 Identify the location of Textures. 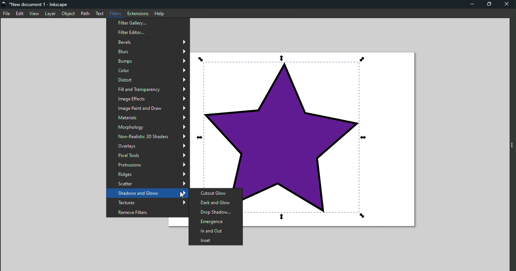
(148, 203).